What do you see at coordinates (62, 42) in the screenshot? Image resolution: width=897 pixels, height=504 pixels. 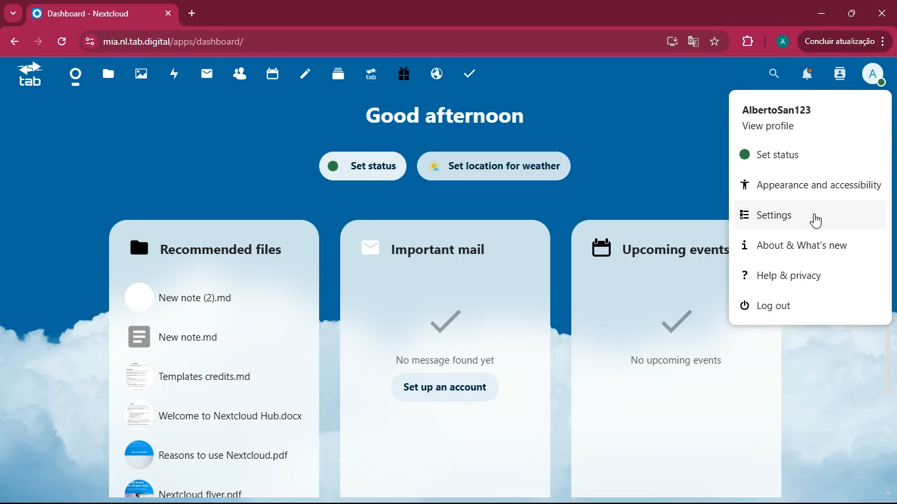 I see `refresh` at bounding box center [62, 42].